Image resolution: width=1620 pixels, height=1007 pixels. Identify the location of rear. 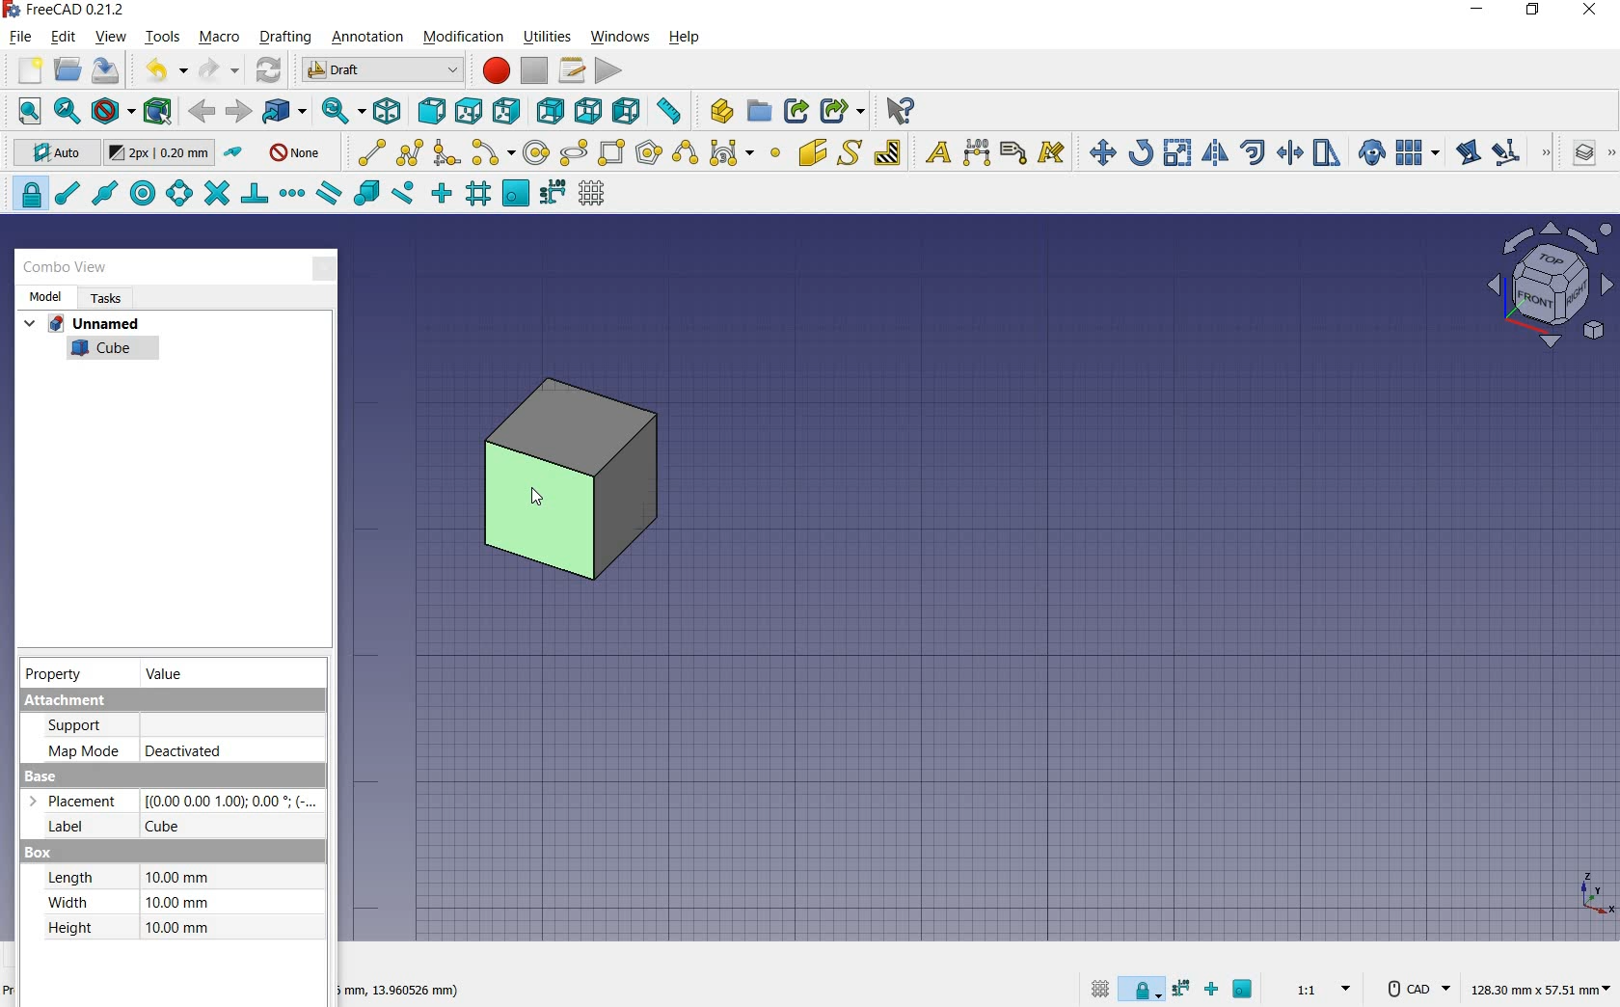
(551, 112).